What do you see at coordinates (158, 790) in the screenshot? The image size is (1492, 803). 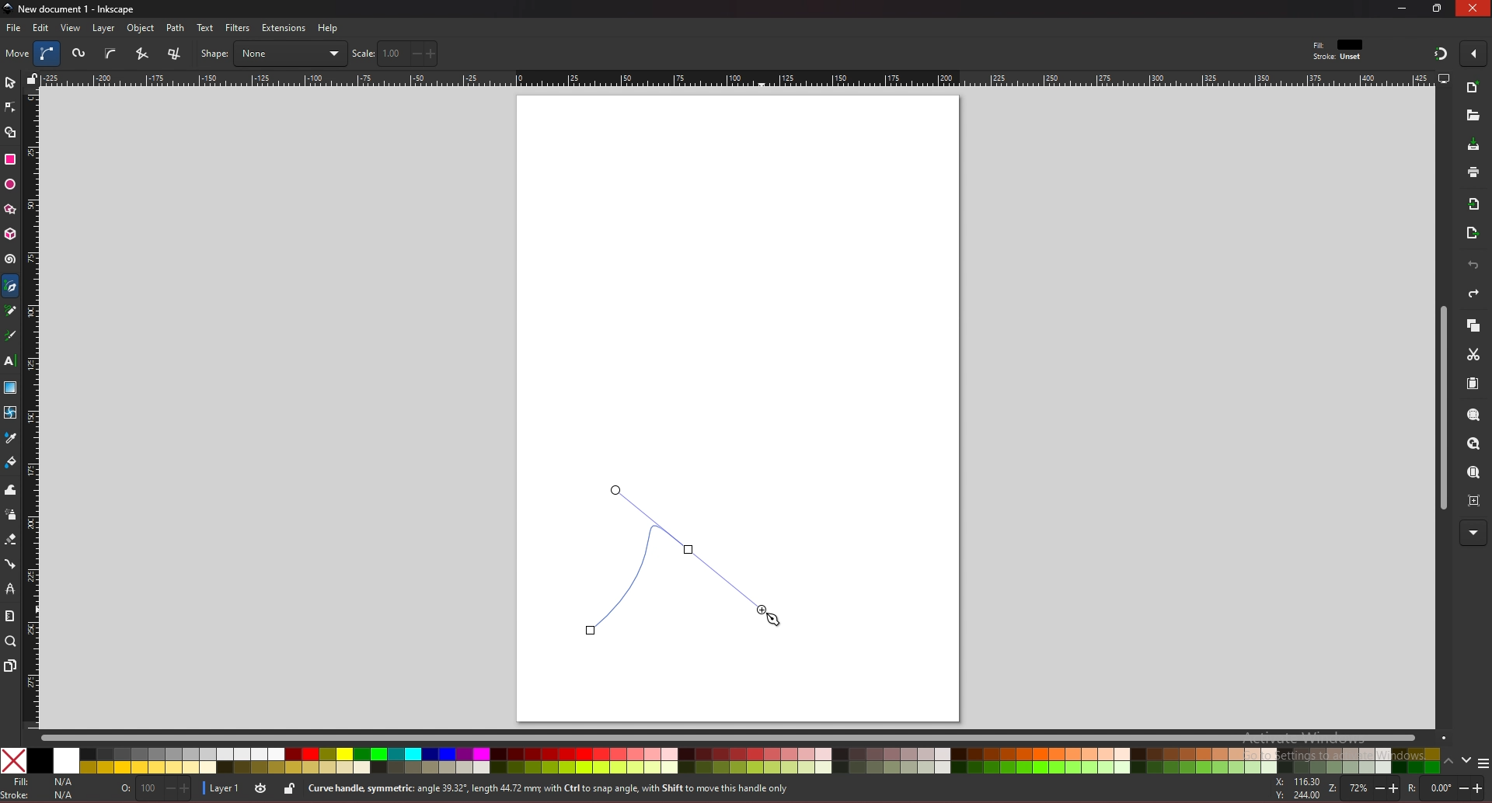 I see `opacity` at bounding box center [158, 790].